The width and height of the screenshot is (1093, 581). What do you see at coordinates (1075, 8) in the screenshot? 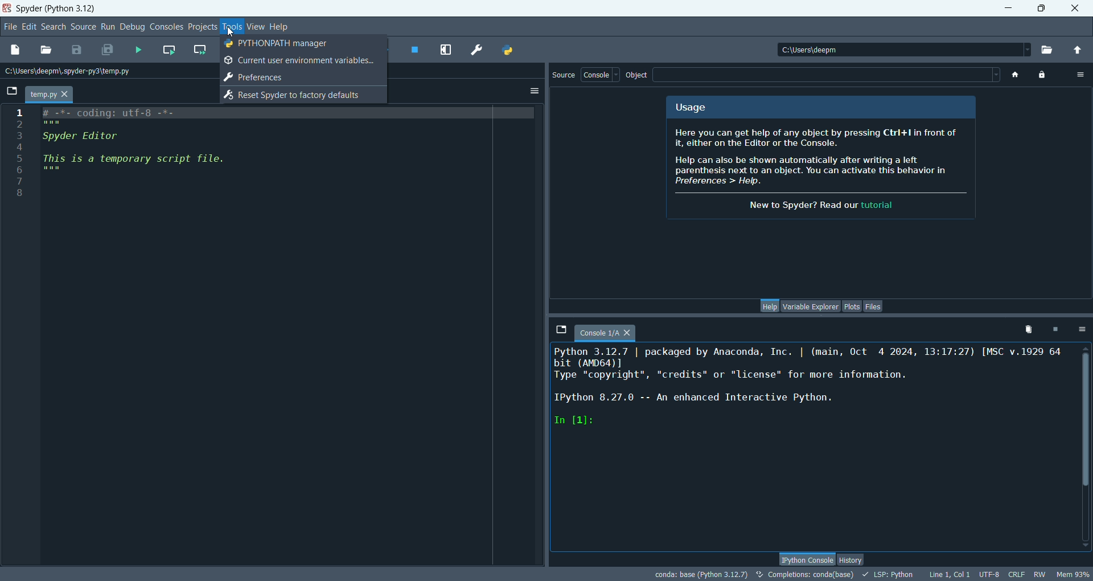
I see `close` at bounding box center [1075, 8].